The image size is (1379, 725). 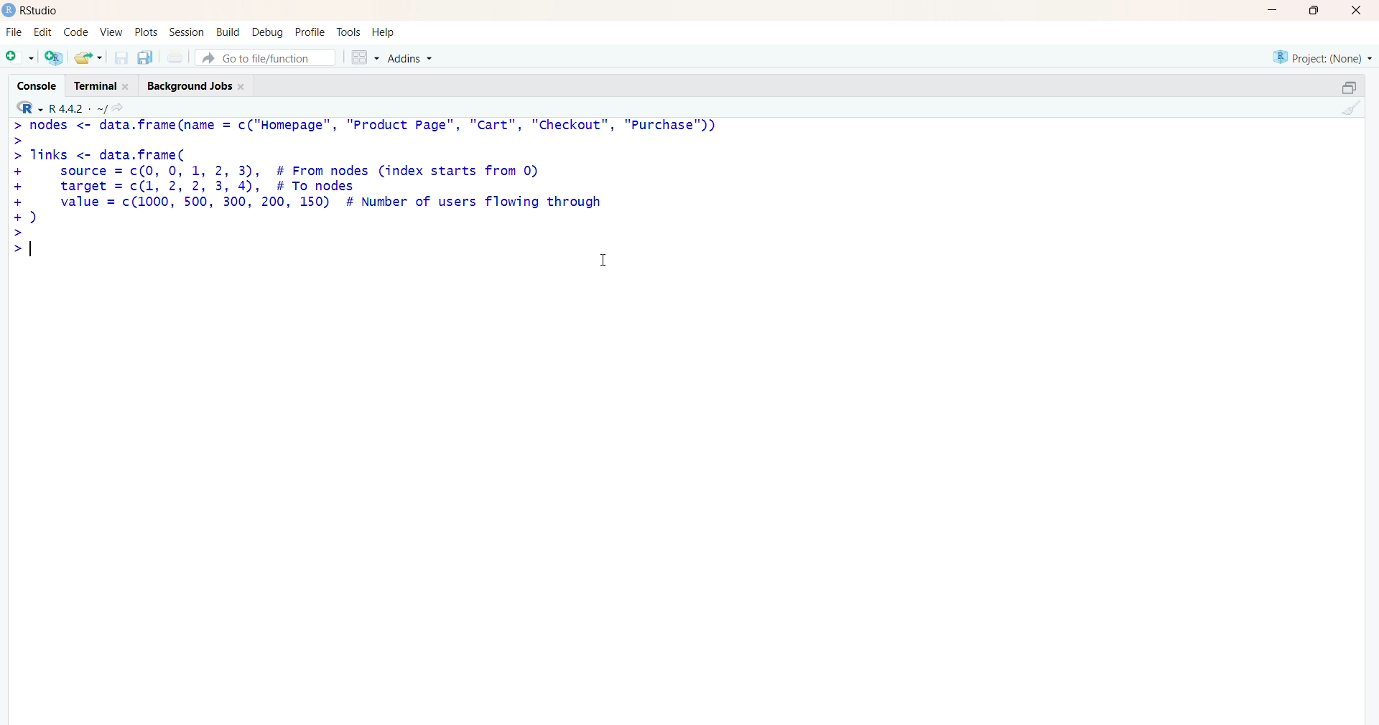 What do you see at coordinates (14, 29) in the screenshot?
I see `file` at bounding box center [14, 29].